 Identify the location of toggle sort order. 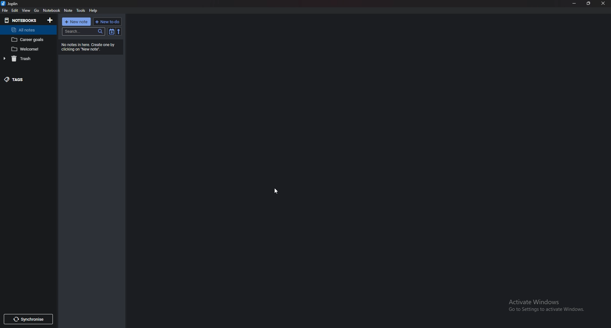
(112, 31).